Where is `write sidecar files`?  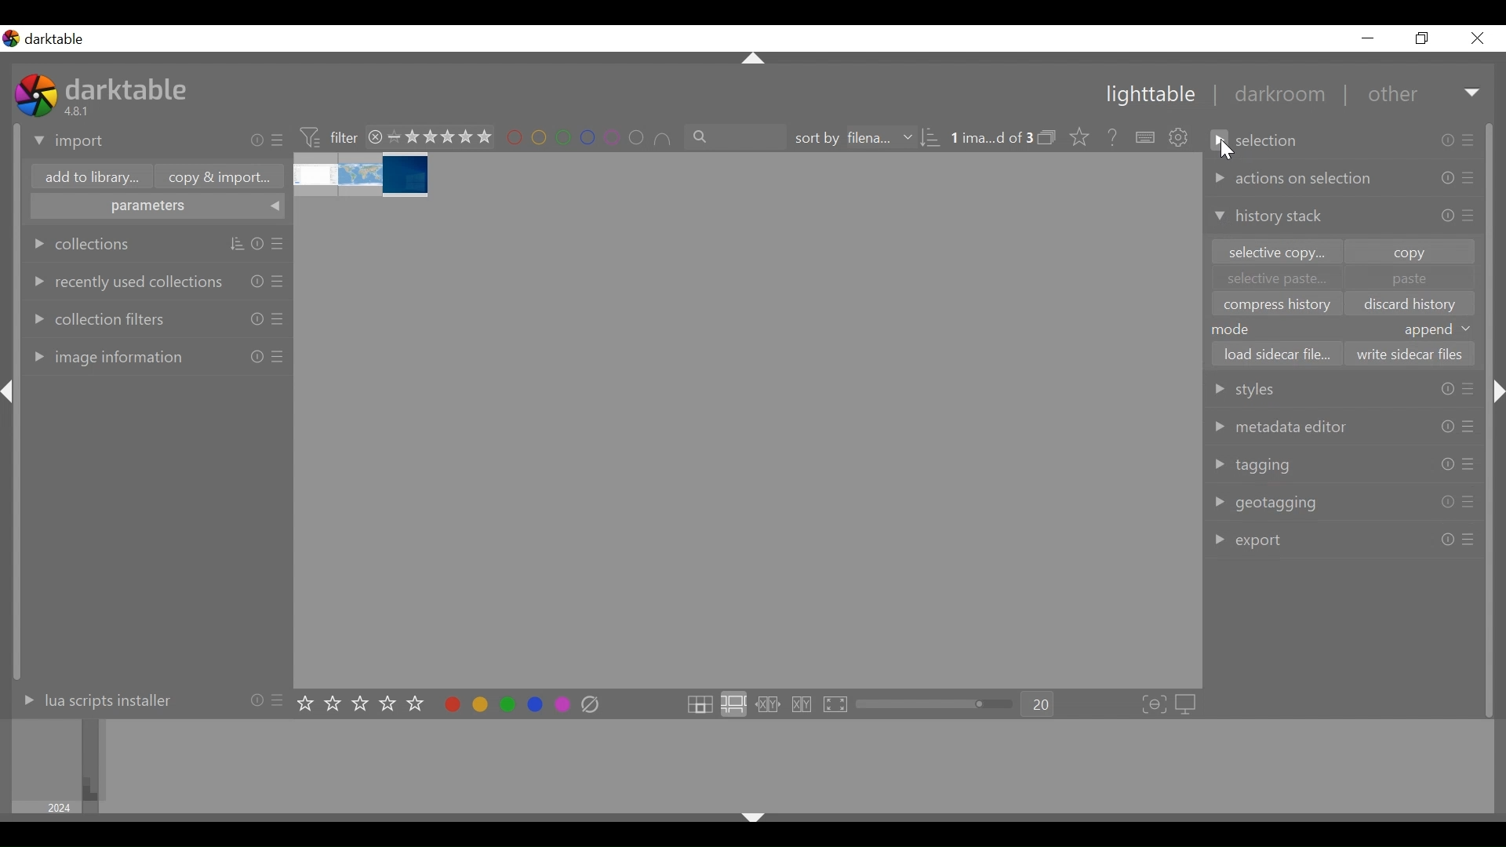 write sidecar files is located at coordinates (1406, 354).